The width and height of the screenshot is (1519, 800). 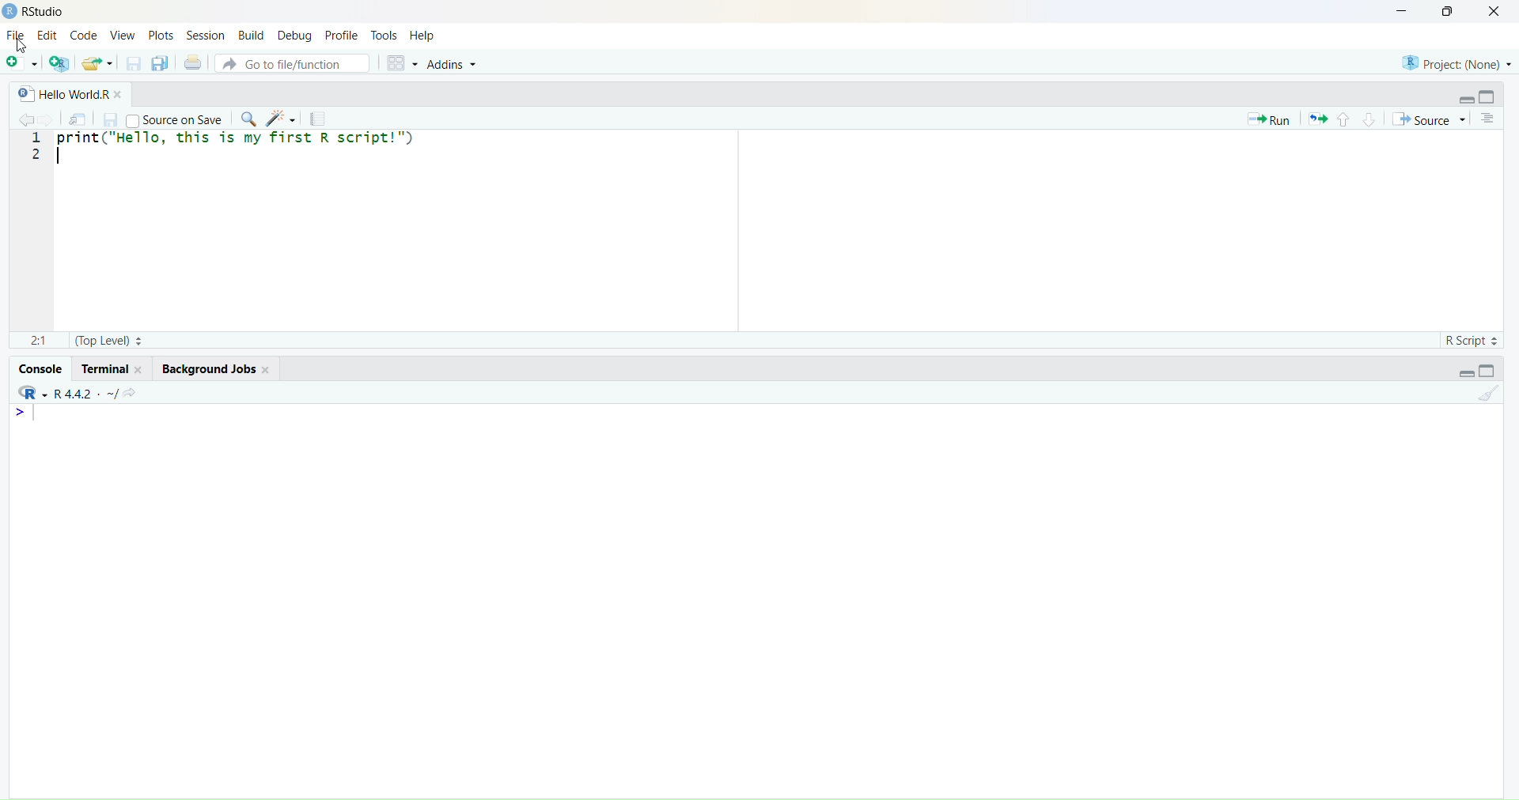 What do you see at coordinates (158, 63) in the screenshot?
I see `Save all open documents (Ctrl + Alt + S)` at bounding box center [158, 63].